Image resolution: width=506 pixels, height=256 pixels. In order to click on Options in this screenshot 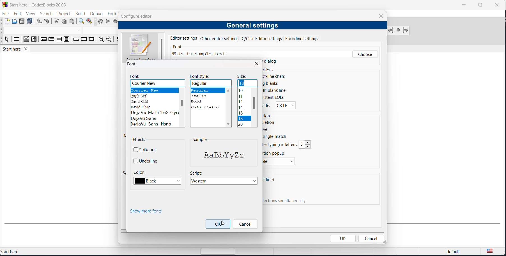, I will do `click(269, 70)`.